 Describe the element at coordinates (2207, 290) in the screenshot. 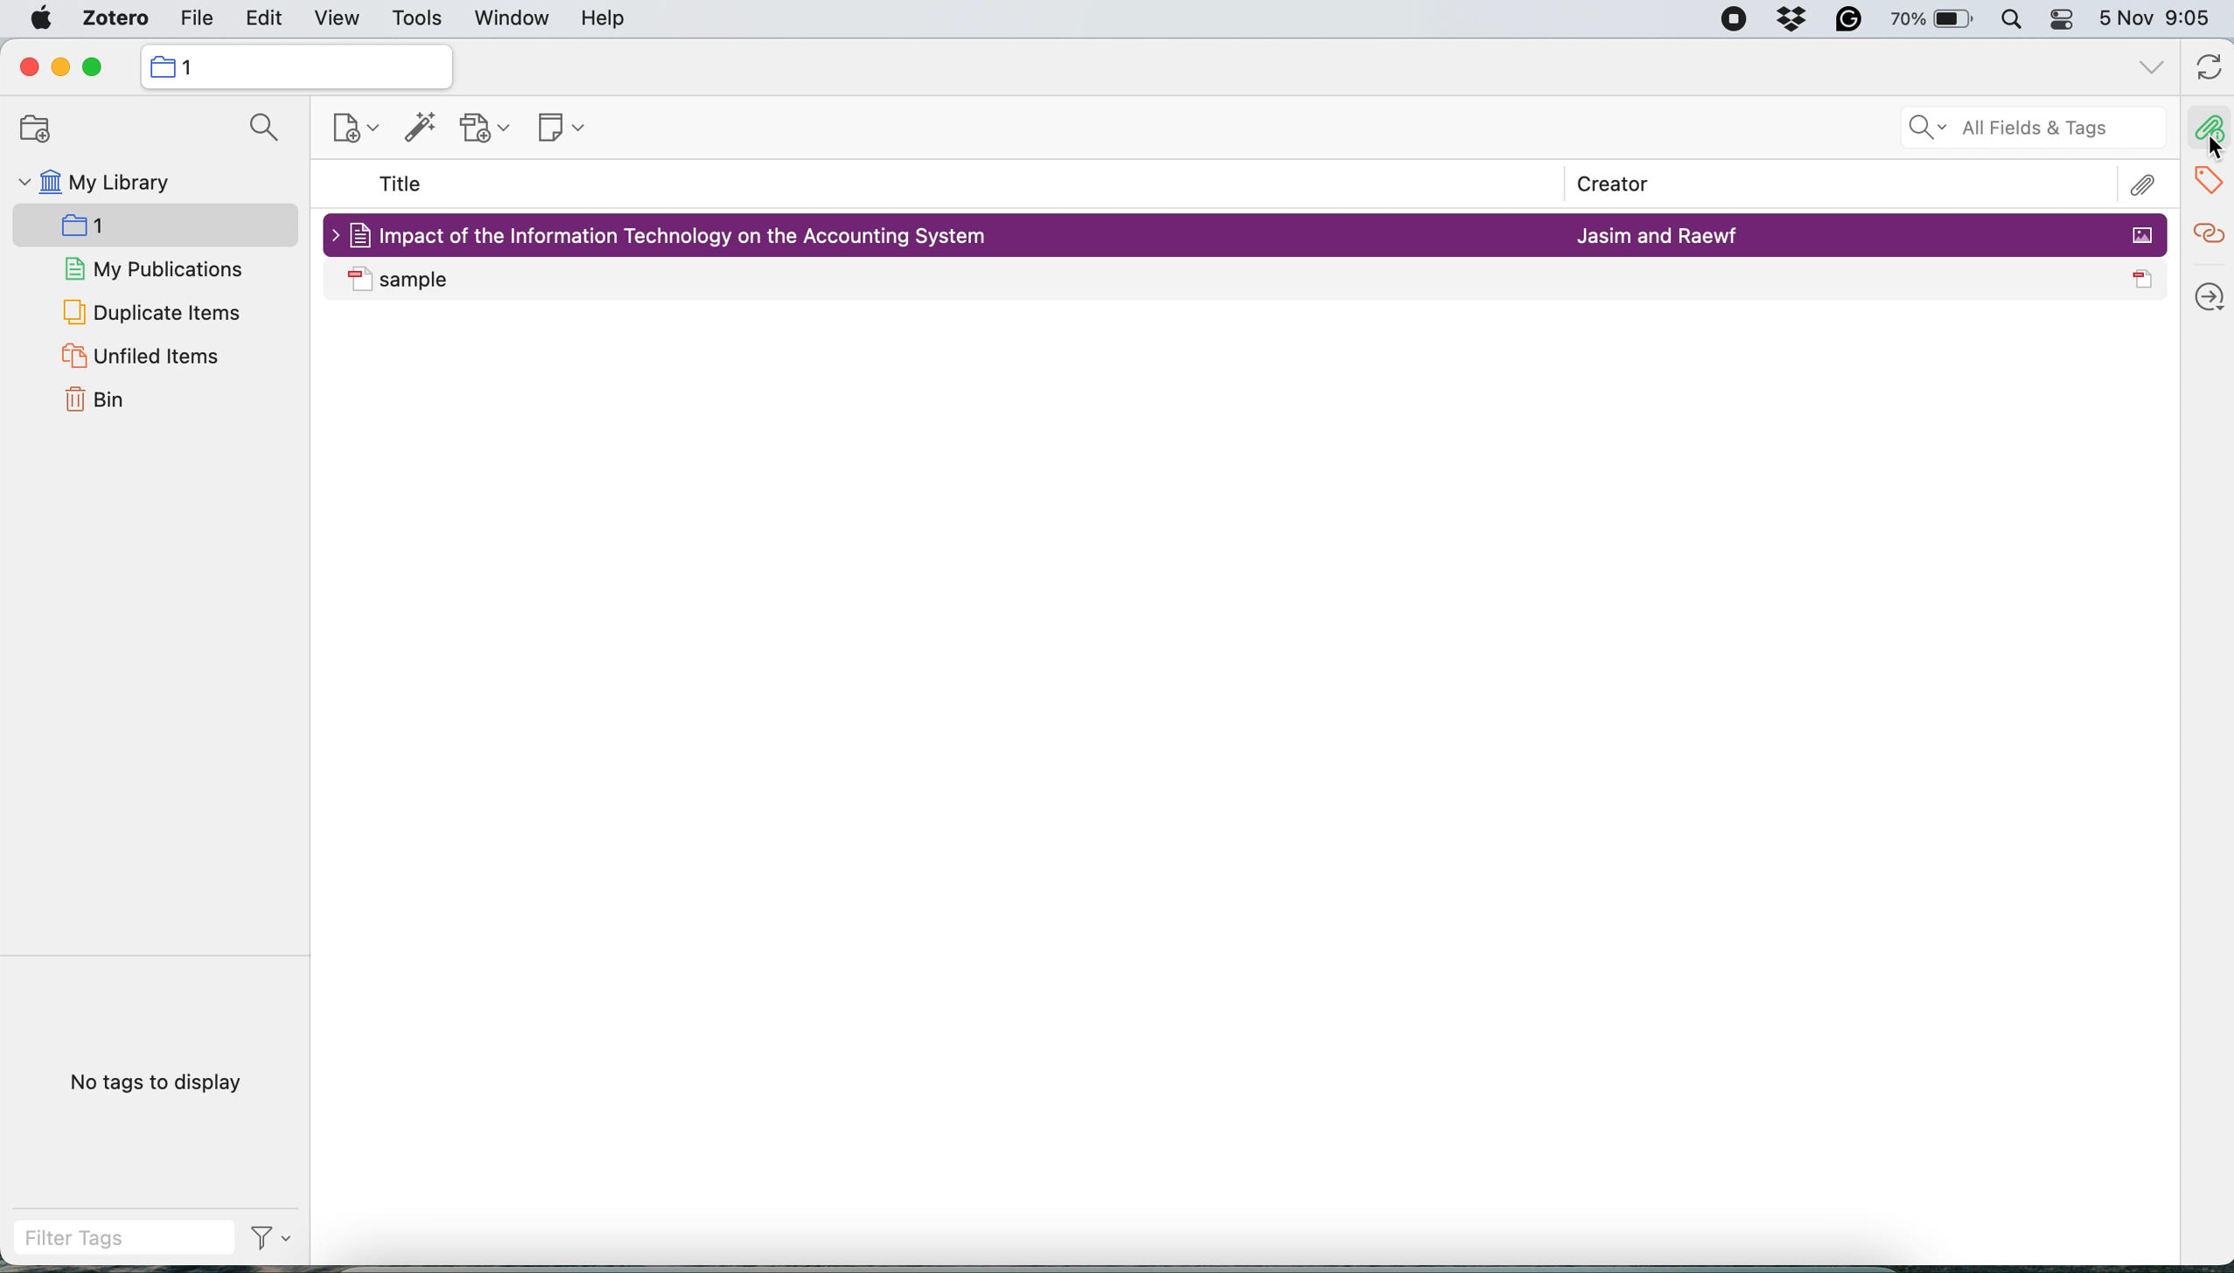

I see `locate` at that location.